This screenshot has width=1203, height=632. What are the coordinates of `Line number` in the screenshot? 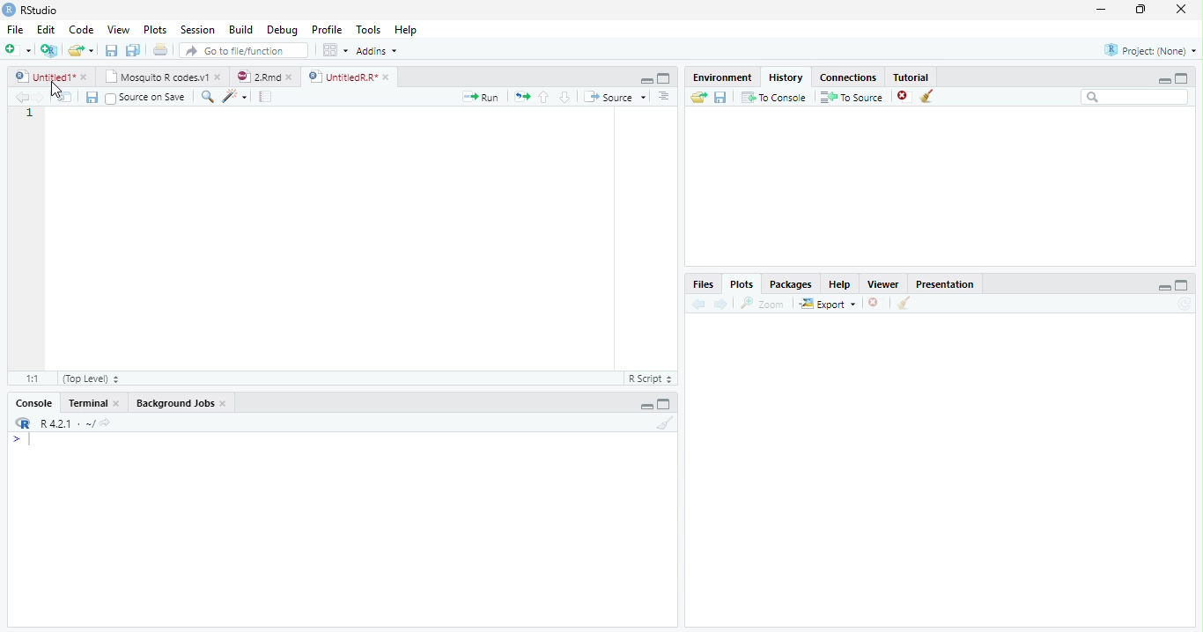 It's located at (30, 114).